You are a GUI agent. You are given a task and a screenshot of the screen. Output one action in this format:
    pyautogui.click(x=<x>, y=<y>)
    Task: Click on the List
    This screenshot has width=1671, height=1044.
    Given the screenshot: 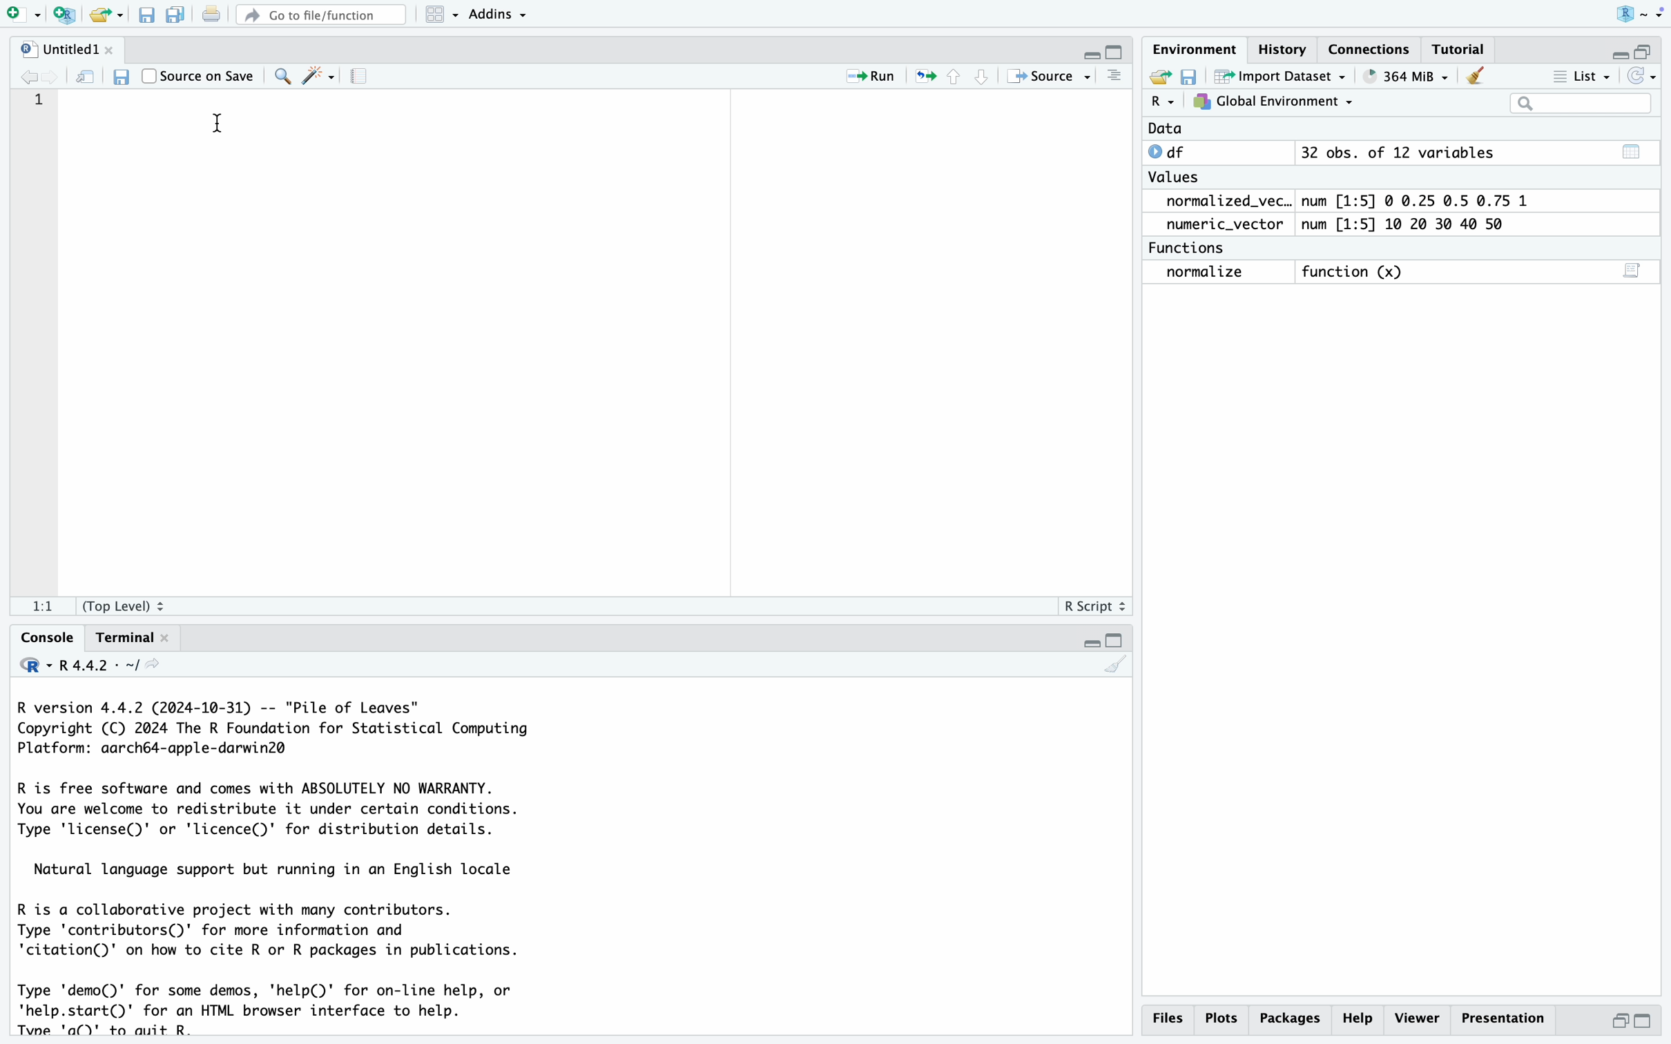 What is the action you would take?
    pyautogui.click(x=1585, y=78)
    